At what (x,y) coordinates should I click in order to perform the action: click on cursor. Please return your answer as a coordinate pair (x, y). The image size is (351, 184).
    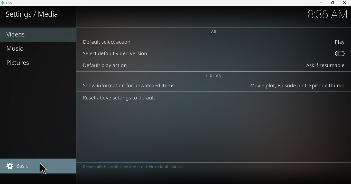
    Looking at the image, I should click on (44, 169).